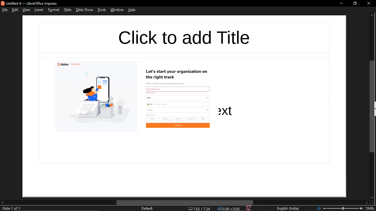 The width and height of the screenshot is (376, 211). Describe the element at coordinates (229, 209) in the screenshot. I see `position` at that location.